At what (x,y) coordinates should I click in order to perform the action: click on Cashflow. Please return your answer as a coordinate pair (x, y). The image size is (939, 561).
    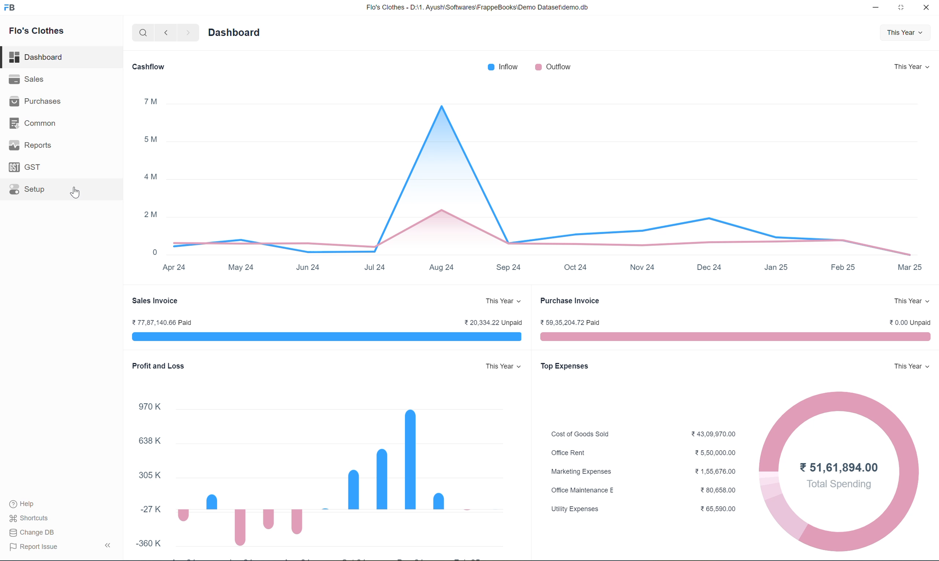
    Looking at the image, I should click on (148, 67).